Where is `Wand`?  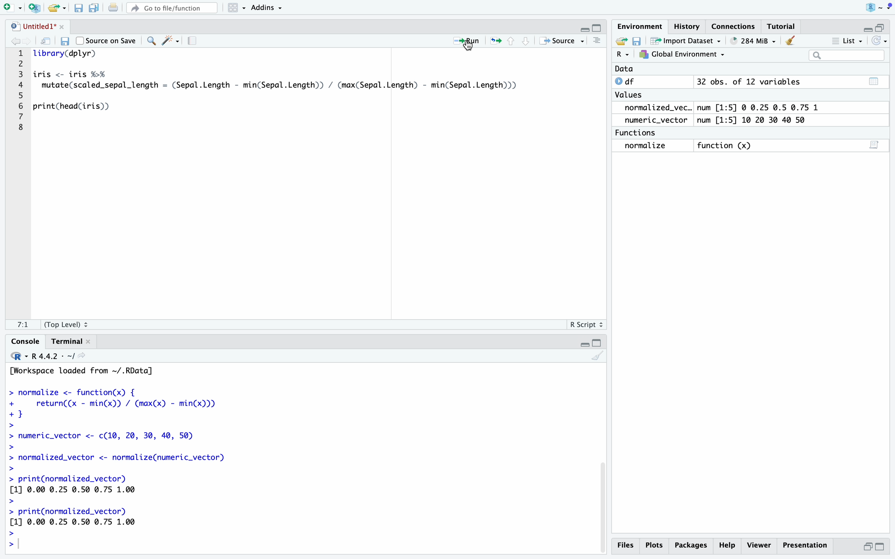
Wand is located at coordinates (169, 40).